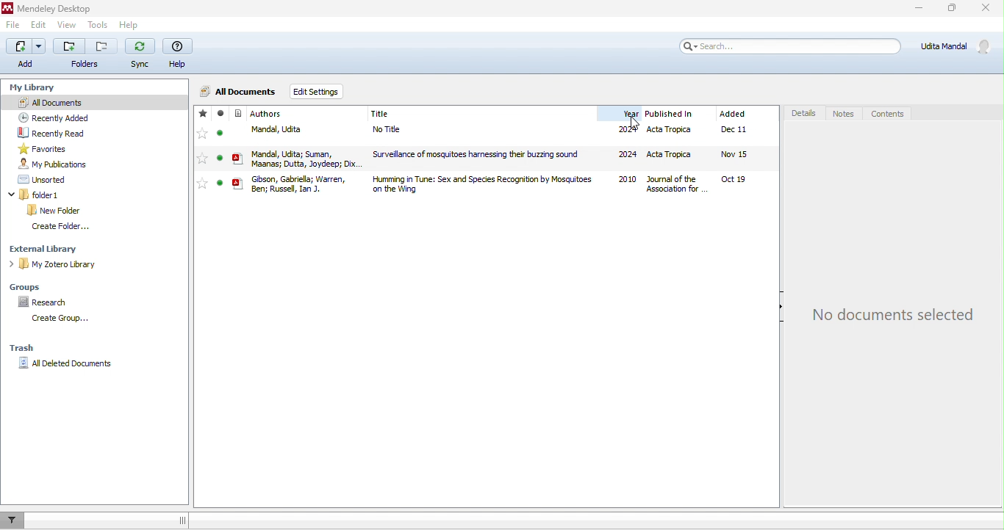 The image size is (1004, 530). I want to click on Mandal, Udita; Suman,
Maanas; Dutta, Joydeep; Dix., so click(305, 157).